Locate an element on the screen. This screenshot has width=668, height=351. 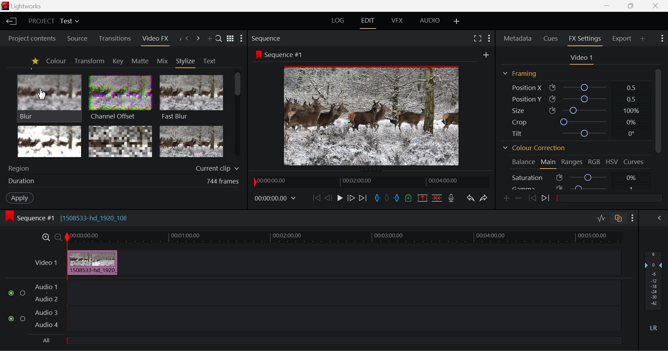
Video Layer is located at coordinates (45, 262).